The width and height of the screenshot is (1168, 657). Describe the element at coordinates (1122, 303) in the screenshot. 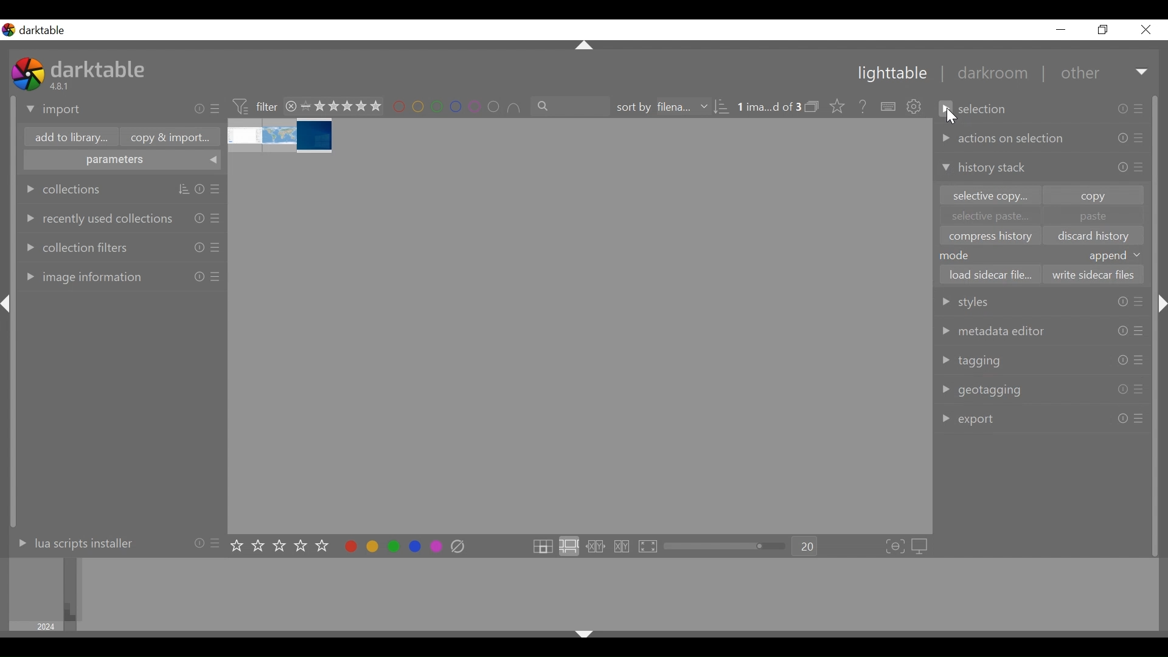

I see `info` at that location.